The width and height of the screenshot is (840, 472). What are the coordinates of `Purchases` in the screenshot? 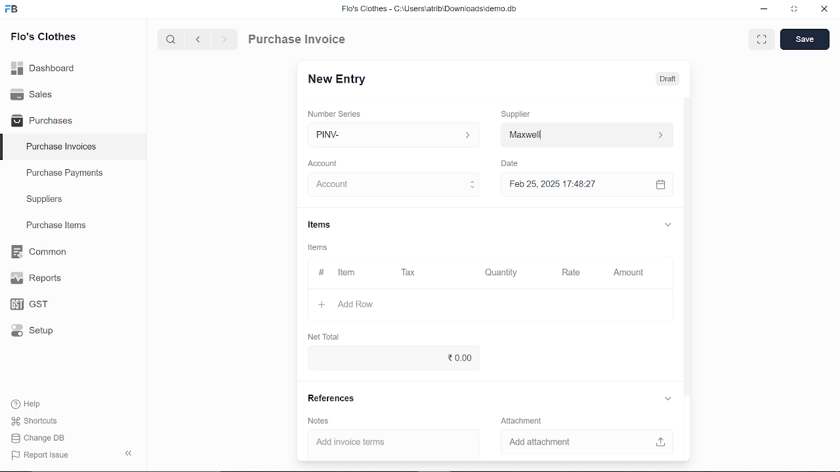 It's located at (42, 119).